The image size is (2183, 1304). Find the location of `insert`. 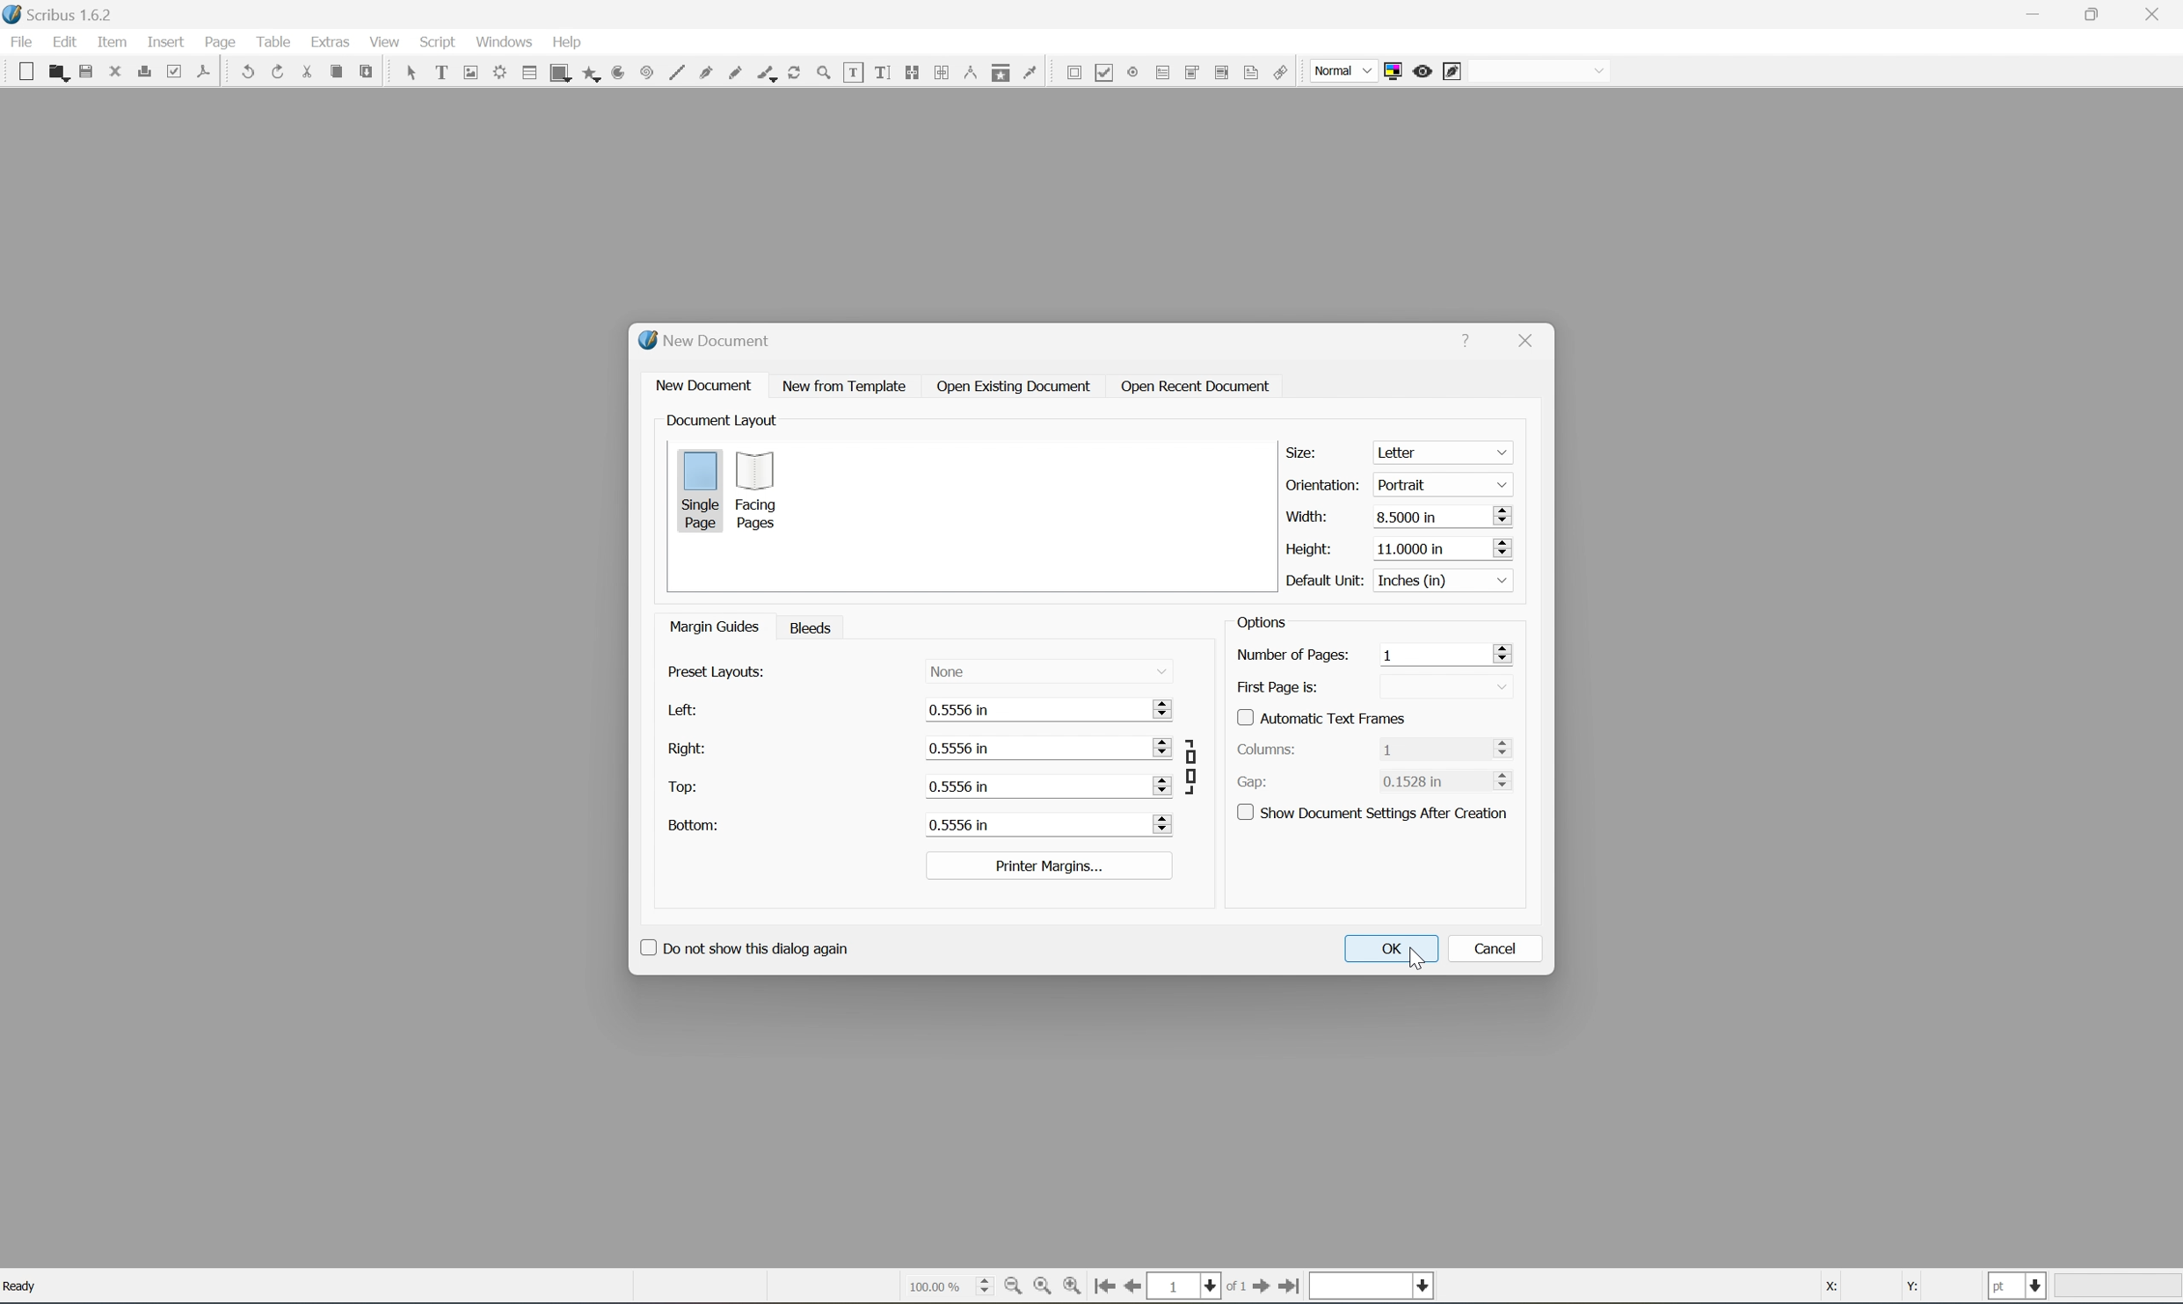

insert is located at coordinates (169, 40).